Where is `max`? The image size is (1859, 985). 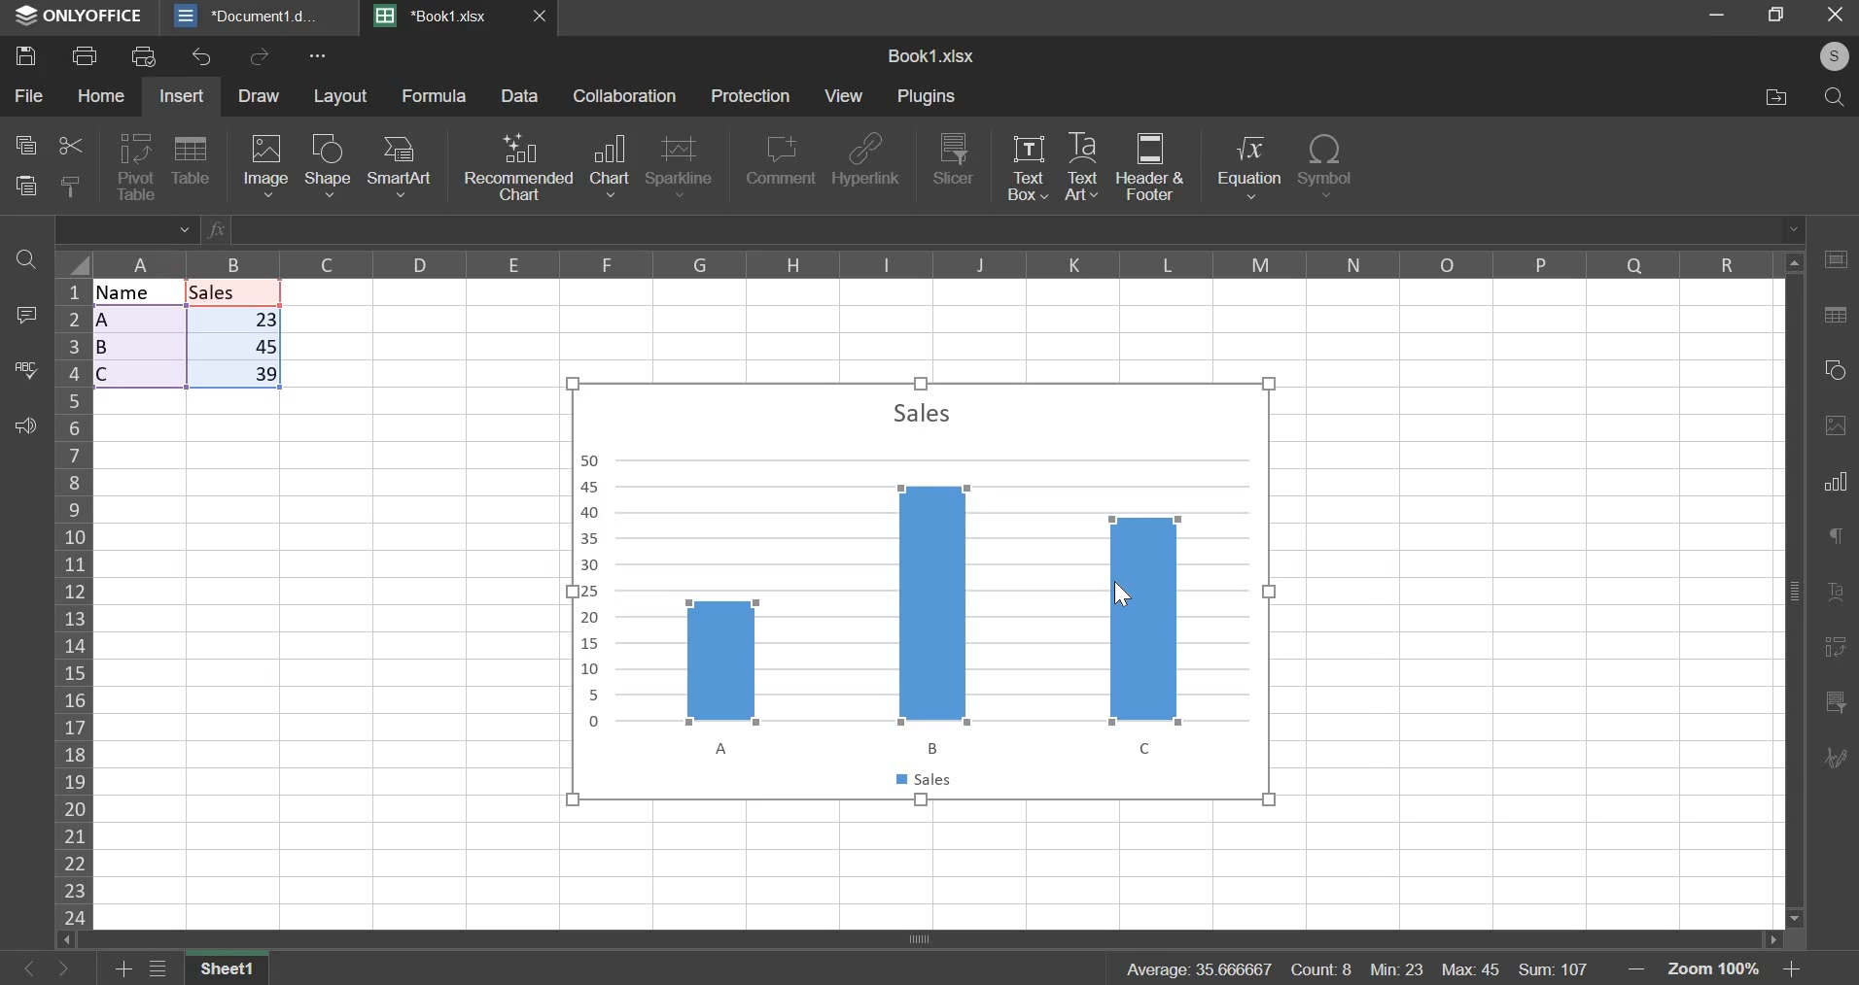 max is located at coordinates (1470, 966).